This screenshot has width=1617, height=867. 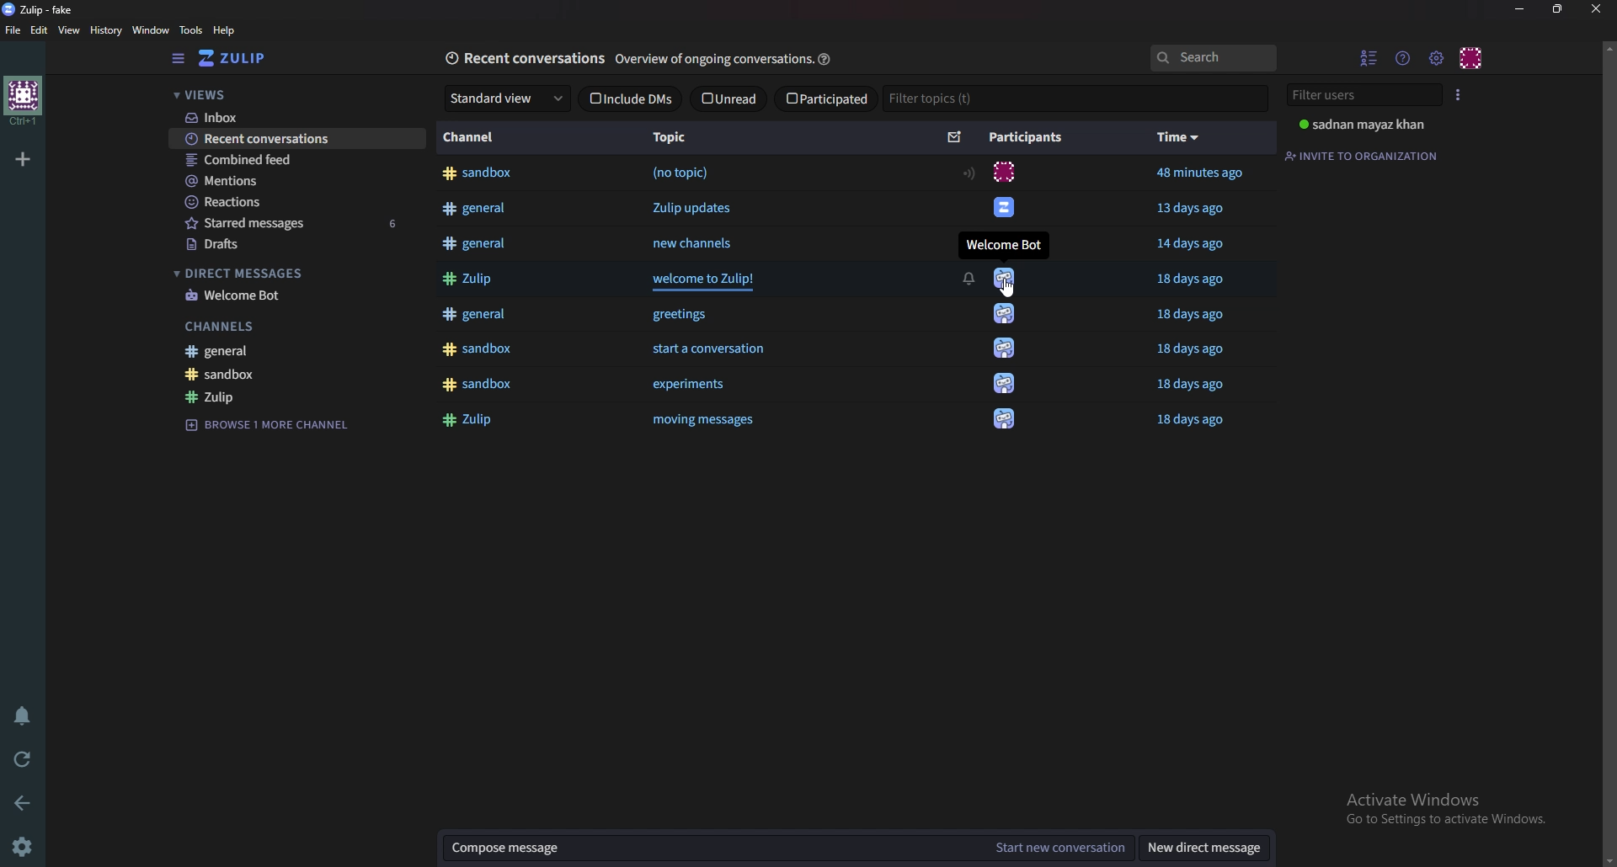 I want to click on edit, so click(x=39, y=29).